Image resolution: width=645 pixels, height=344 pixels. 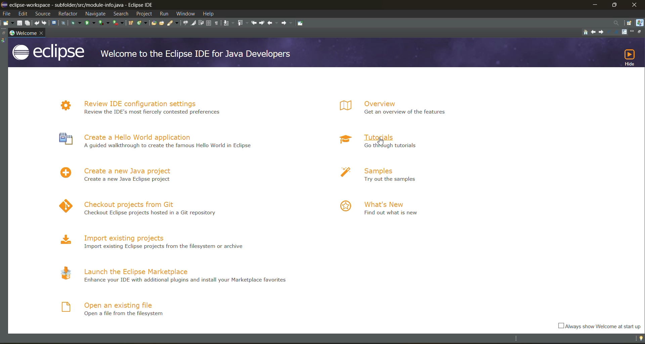 What do you see at coordinates (173, 22) in the screenshot?
I see `search` at bounding box center [173, 22].